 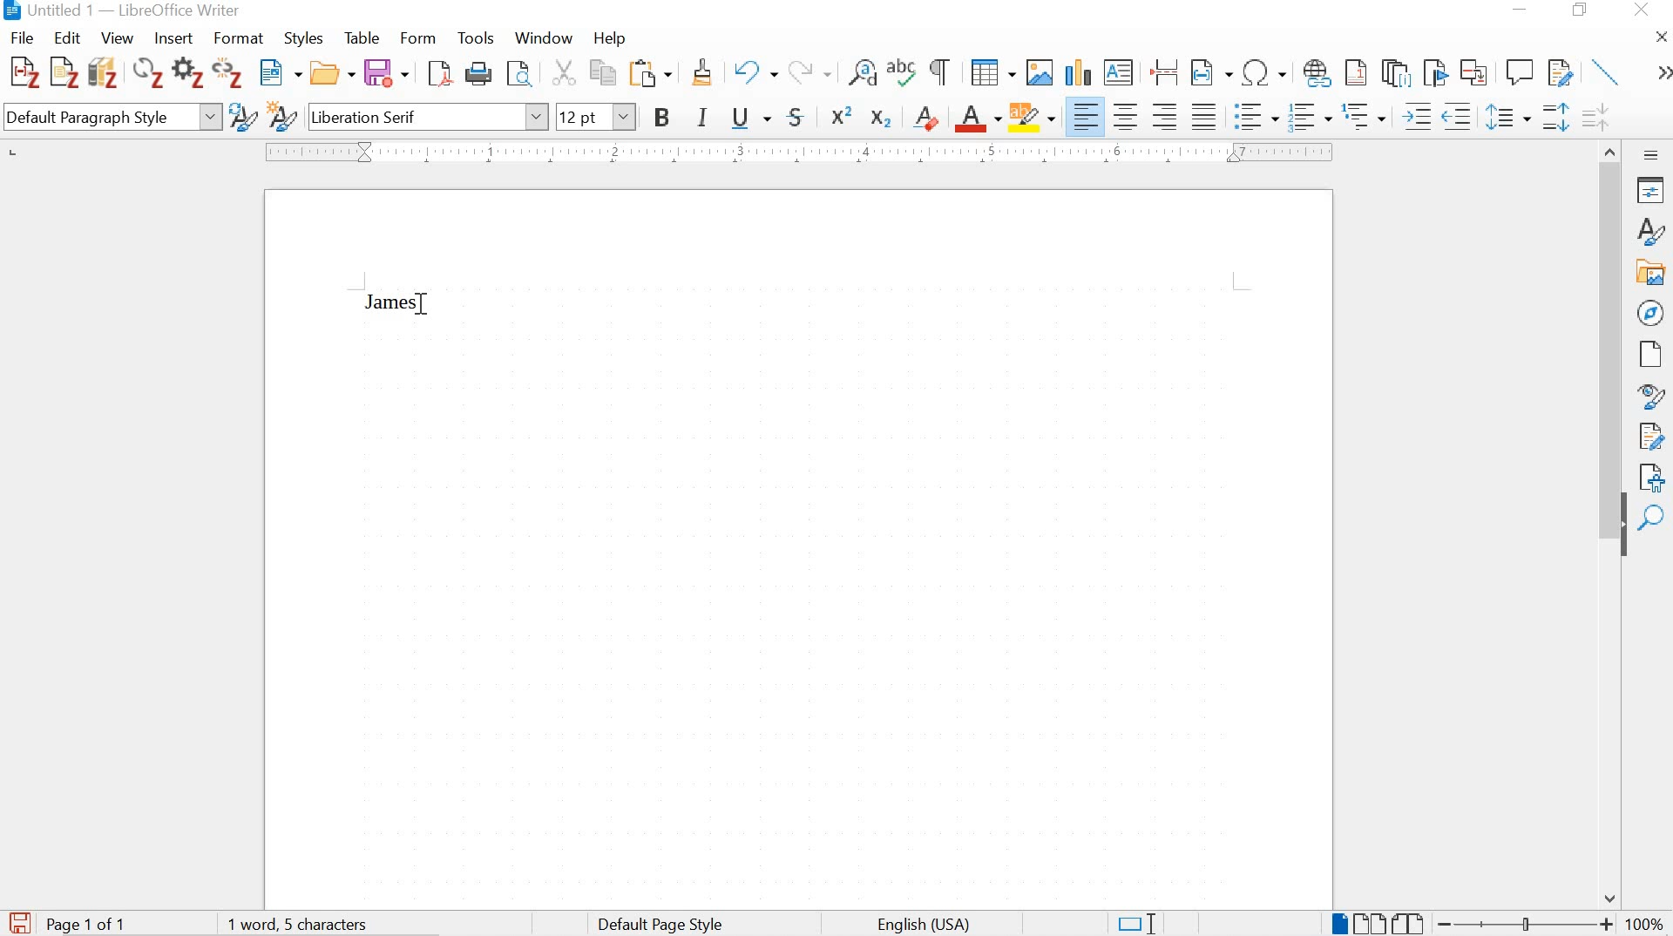 I want to click on insert, so click(x=172, y=39).